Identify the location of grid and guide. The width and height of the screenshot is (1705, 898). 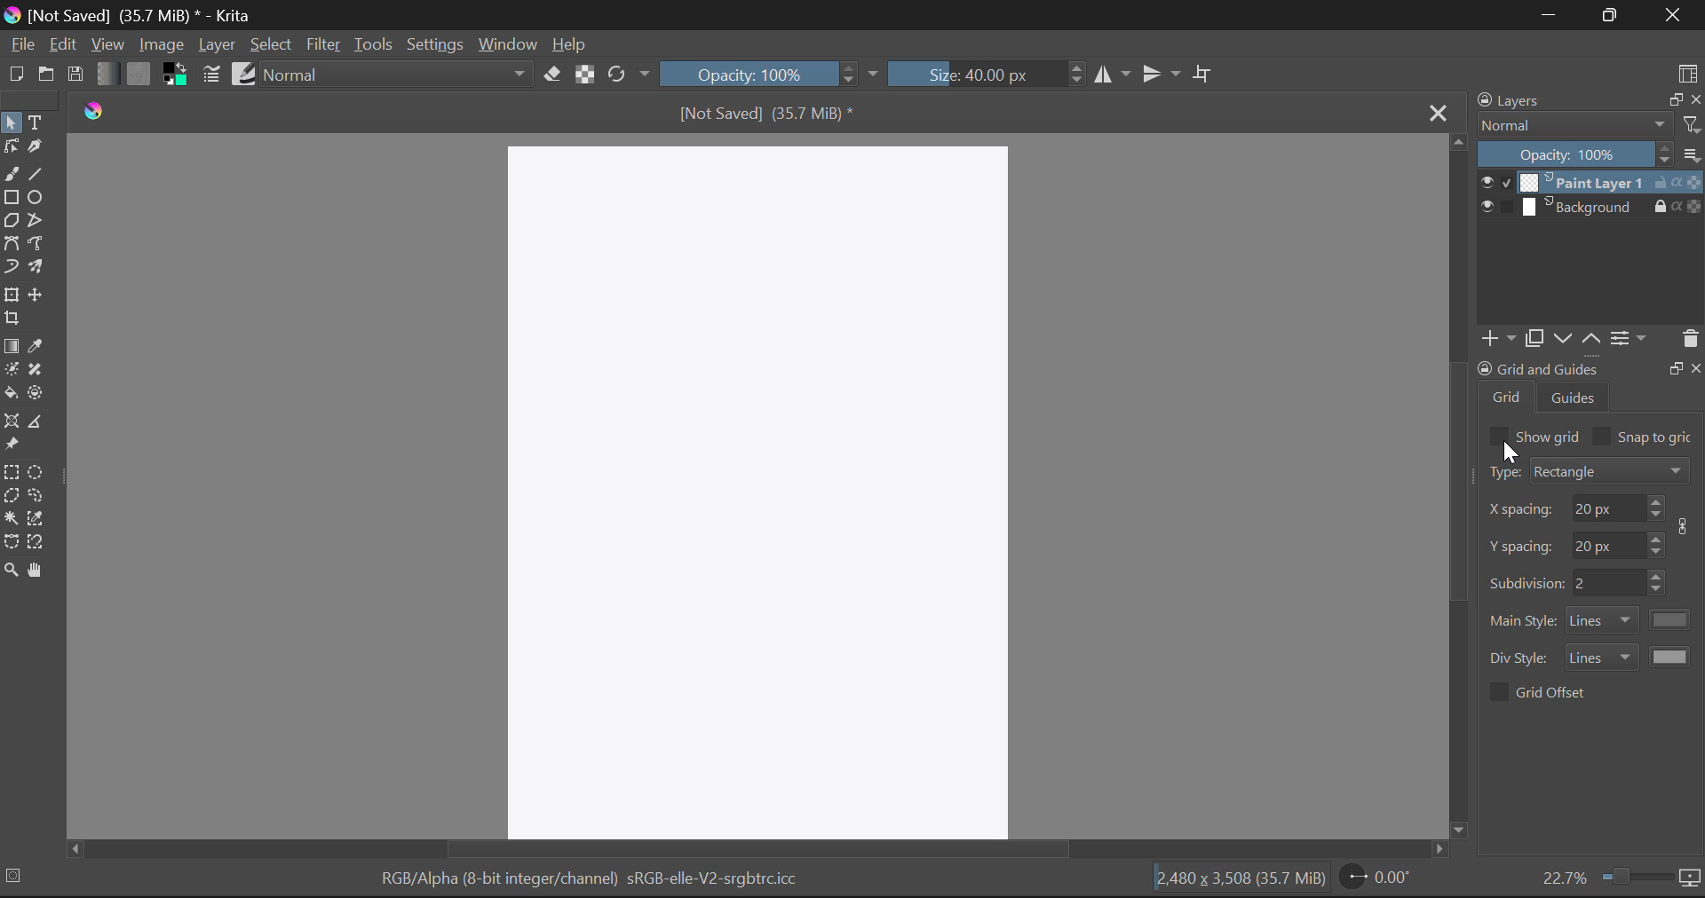
(1537, 368).